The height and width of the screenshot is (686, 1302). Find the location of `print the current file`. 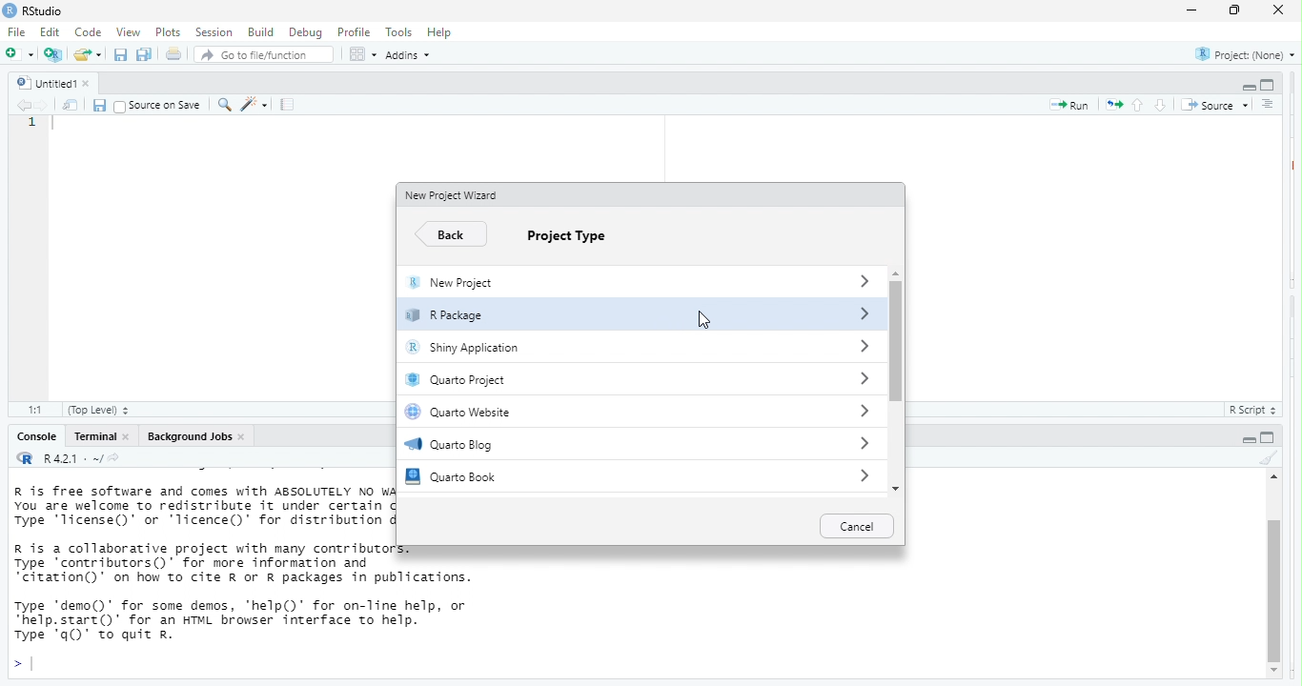

print the current file is located at coordinates (172, 54).